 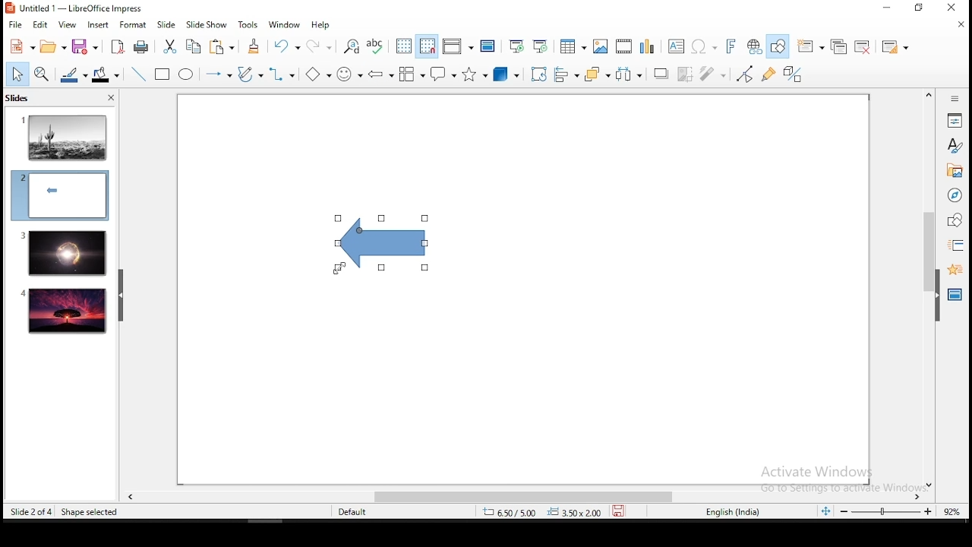 What do you see at coordinates (412, 75) in the screenshot?
I see `flowchart` at bounding box center [412, 75].